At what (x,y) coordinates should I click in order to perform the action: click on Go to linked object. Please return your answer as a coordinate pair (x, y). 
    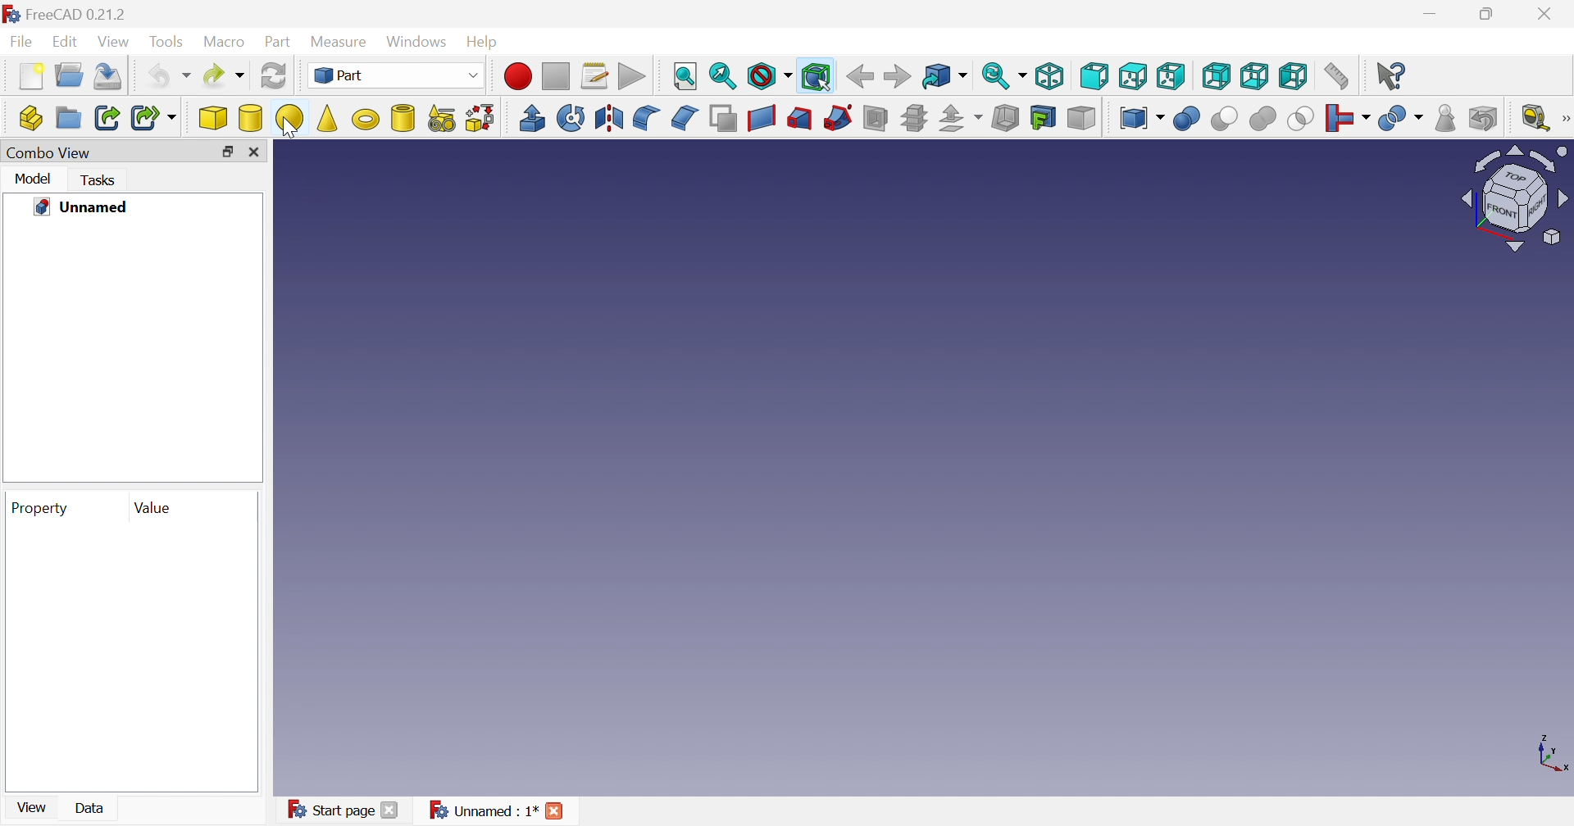
    Looking at the image, I should click on (944, 77).